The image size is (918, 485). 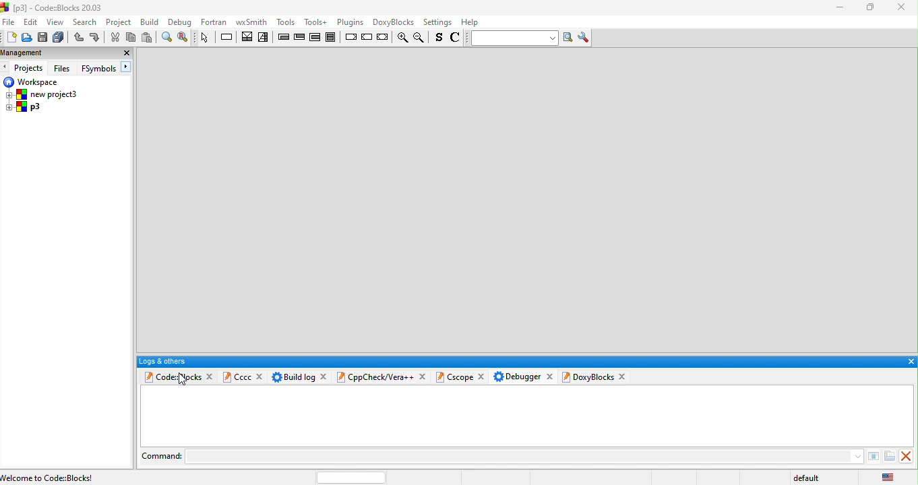 I want to click on maximize, so click(x=867, y=8).